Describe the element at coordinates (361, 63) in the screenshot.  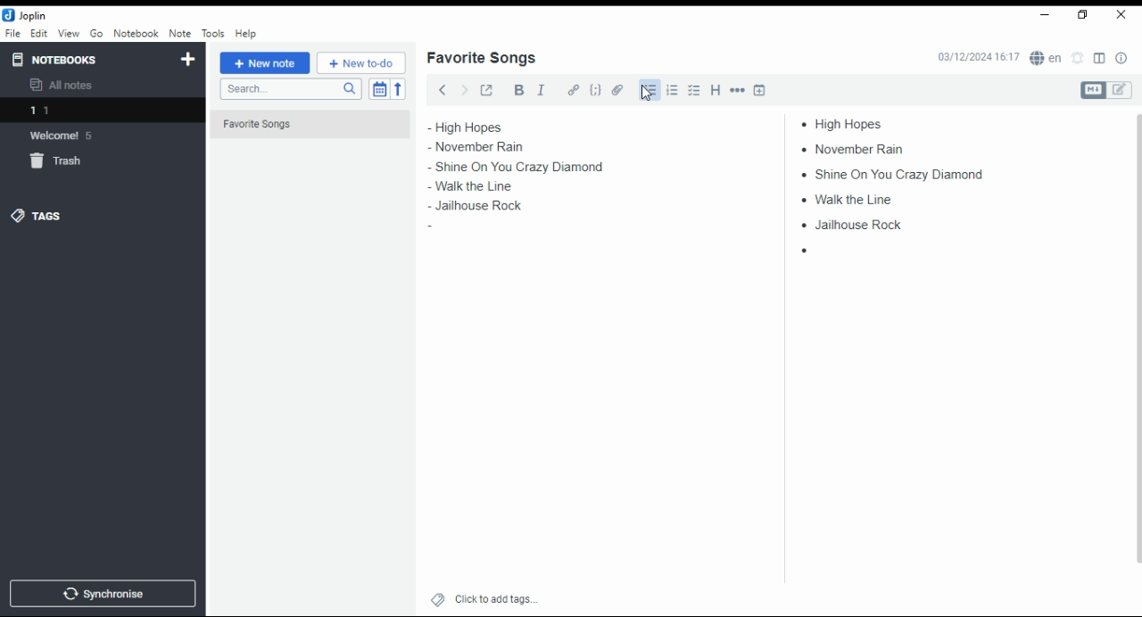
I see `New to-do` at that location.